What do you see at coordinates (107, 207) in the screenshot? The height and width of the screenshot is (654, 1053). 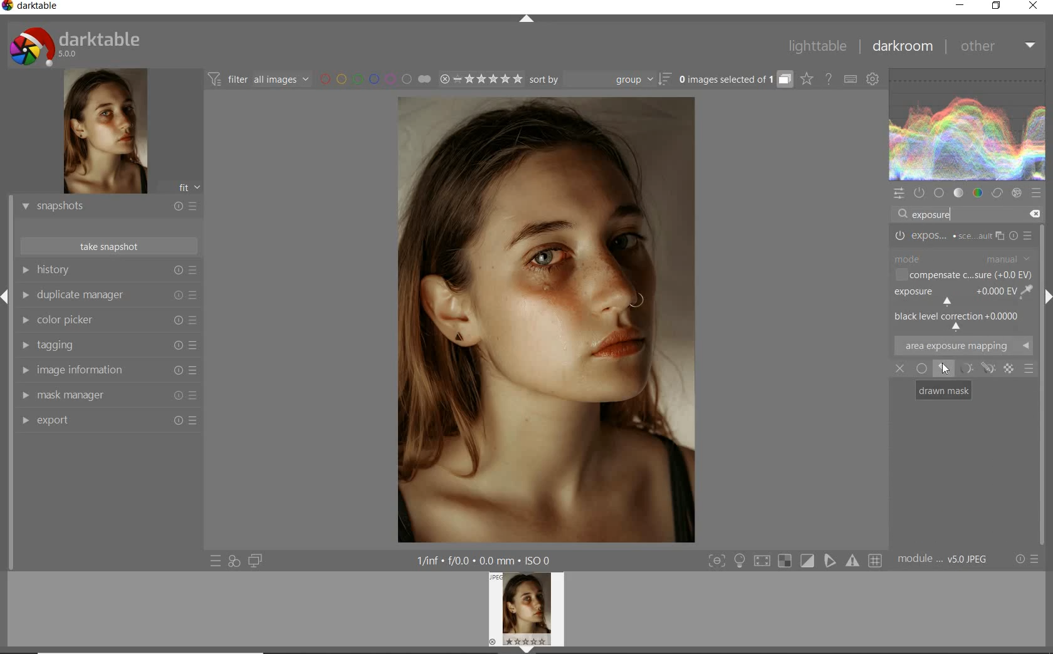 I see `snapshots` at bounding box center [107, 207].